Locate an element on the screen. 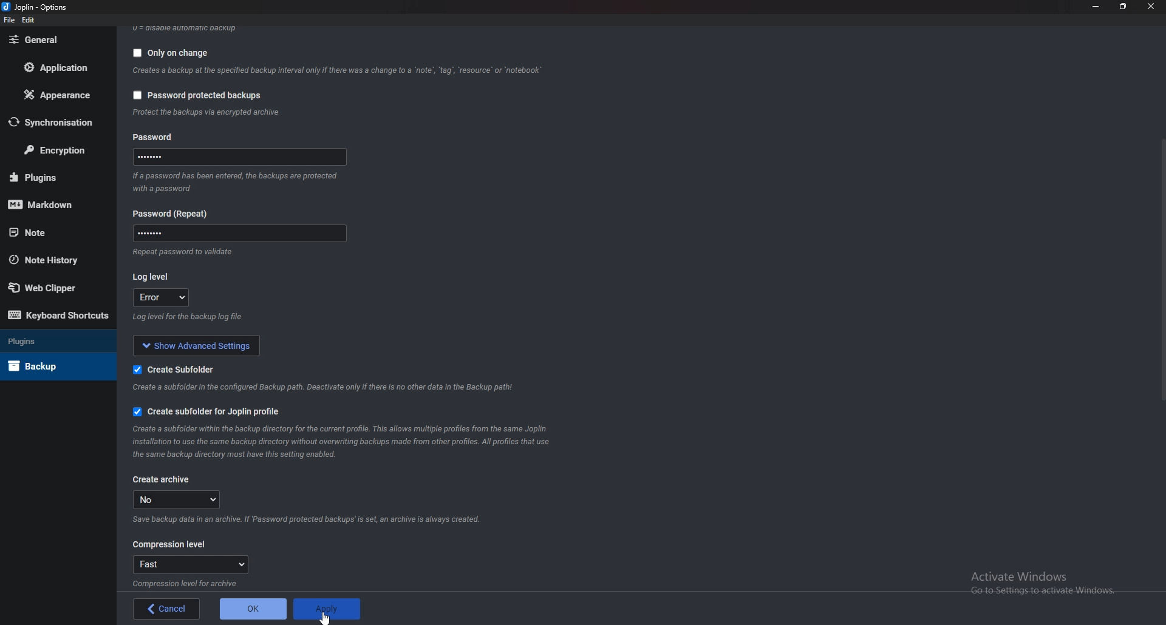 The image size is (1166, 625). Info on archive is located at coordinates (310, 519).